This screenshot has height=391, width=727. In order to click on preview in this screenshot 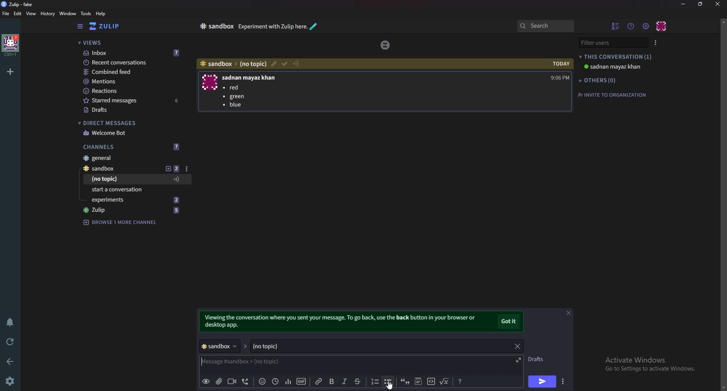, I will do `click(206, 382)`.